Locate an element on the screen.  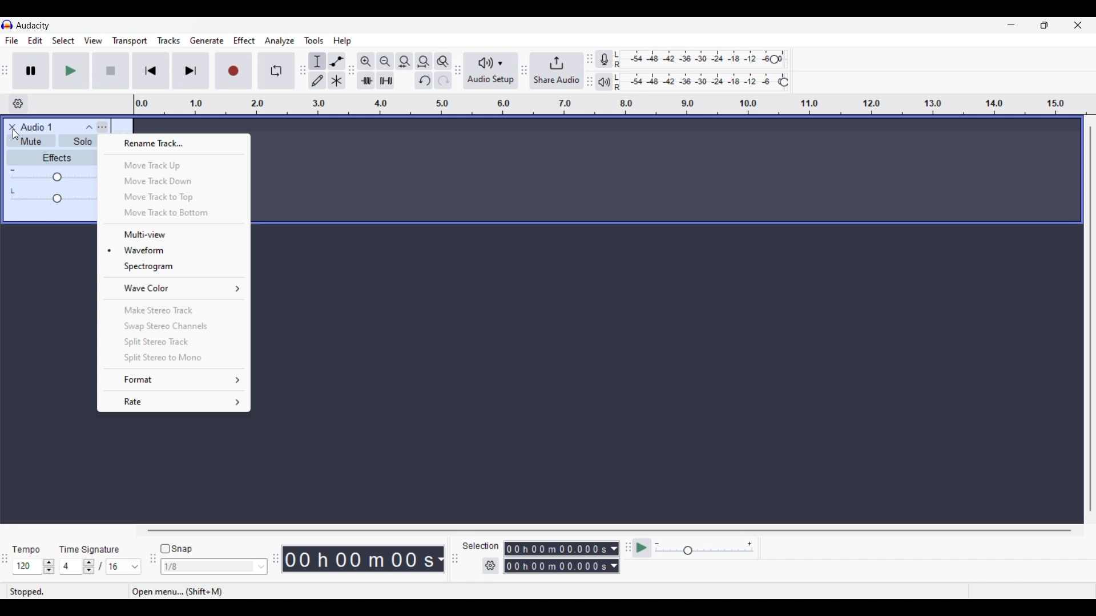
Envelop tool is located at coordinates (336, 61).